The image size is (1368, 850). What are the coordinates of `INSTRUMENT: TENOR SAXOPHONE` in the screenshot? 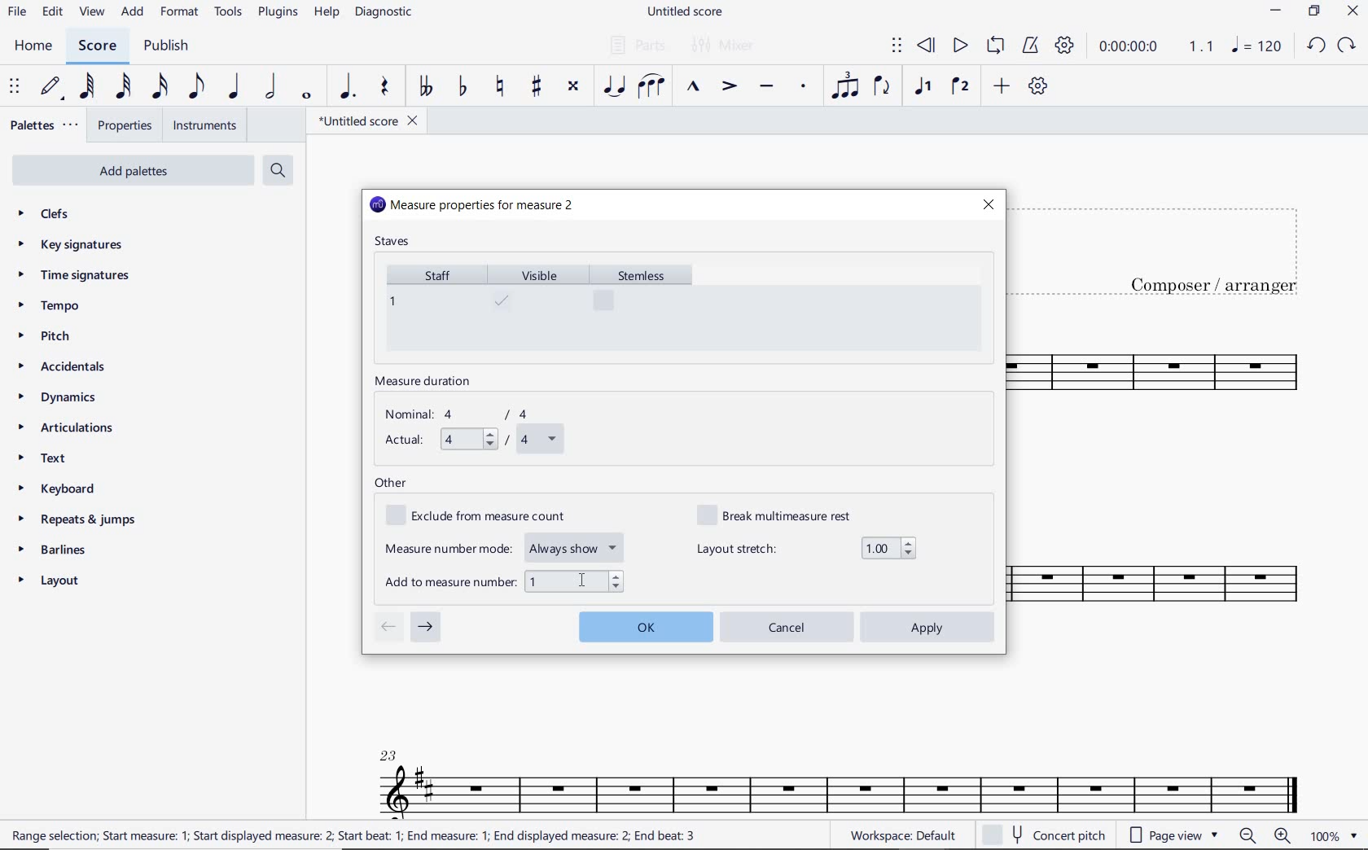 It's located at (840, 770).